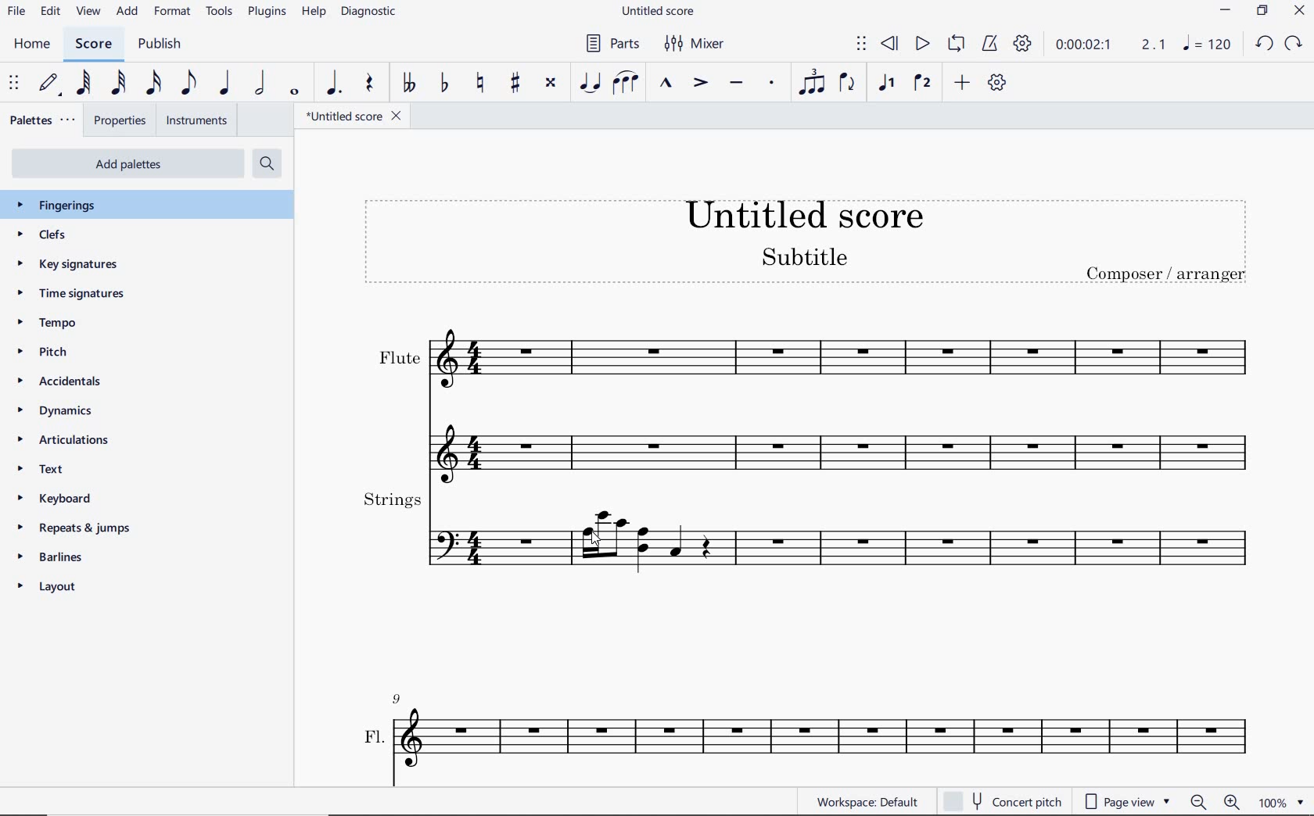  I want to click on NOTE, so click(1207, 45).